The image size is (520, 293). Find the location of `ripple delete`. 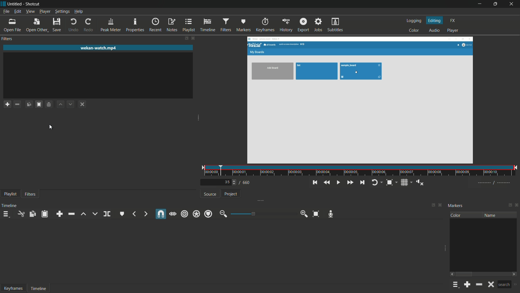

ripple delete is located at coordinates (71, 214).